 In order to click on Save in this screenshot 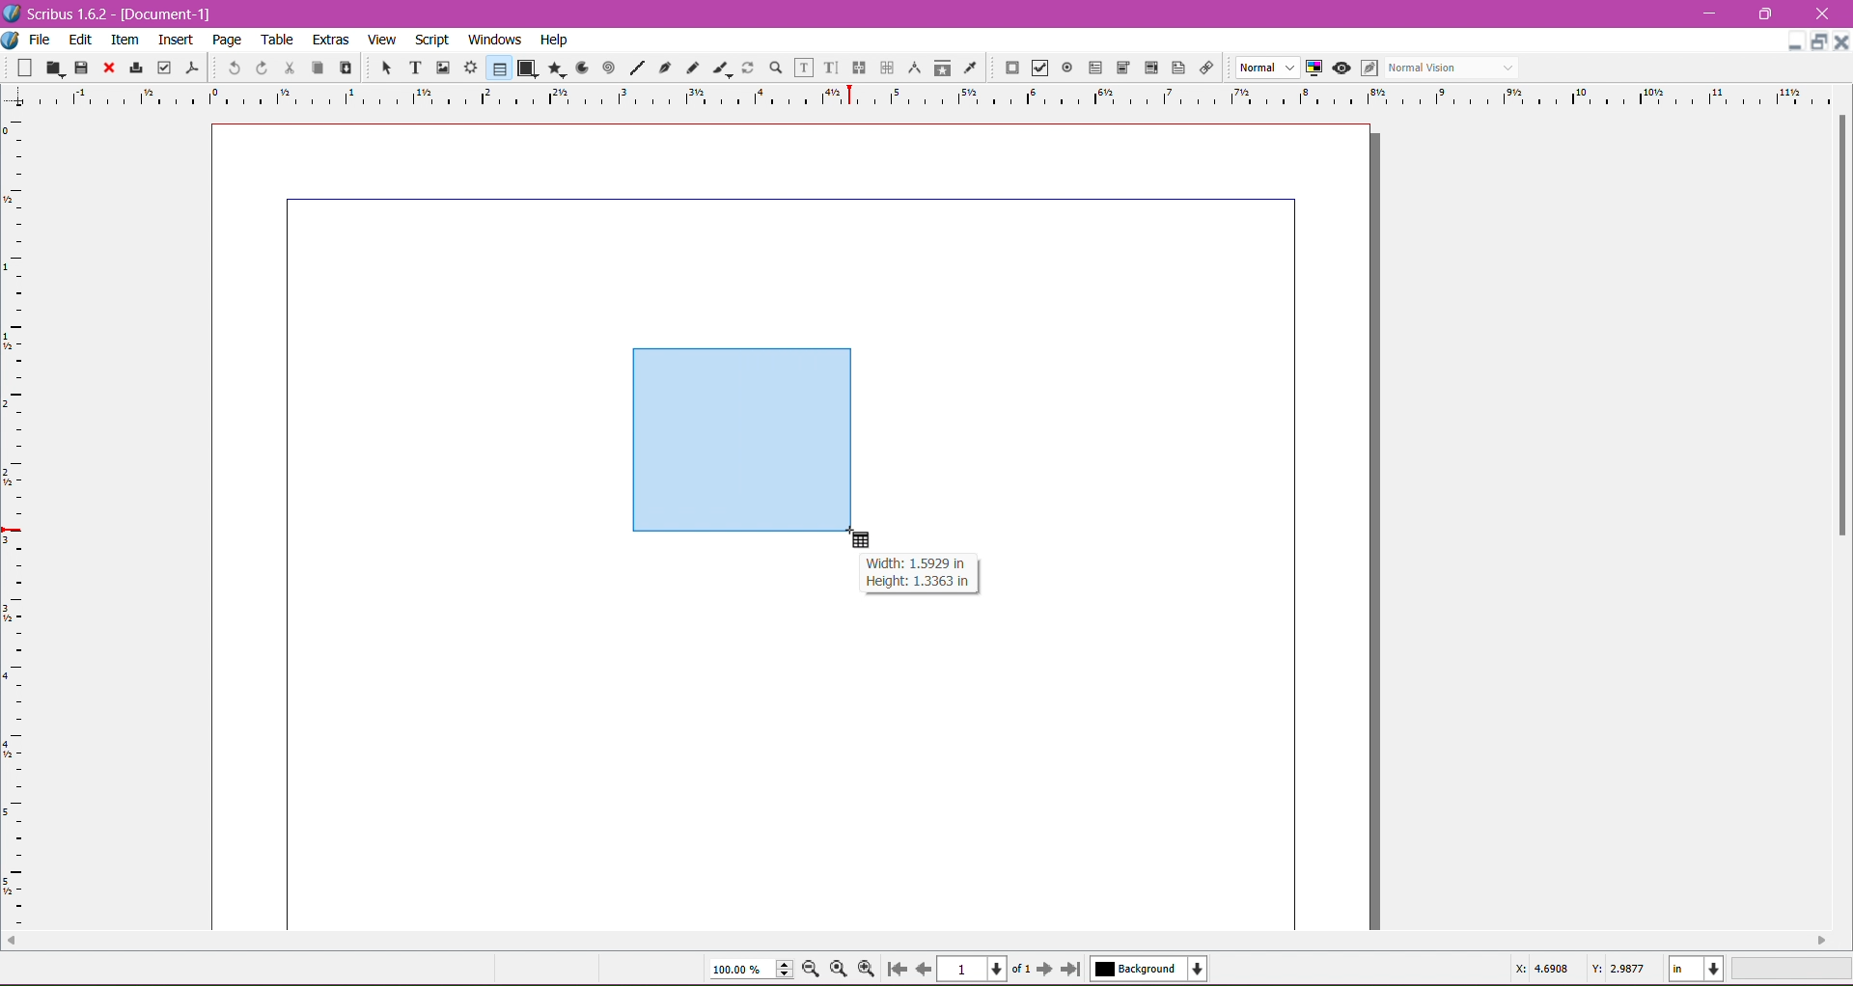, I will do `click(82, 67)`.